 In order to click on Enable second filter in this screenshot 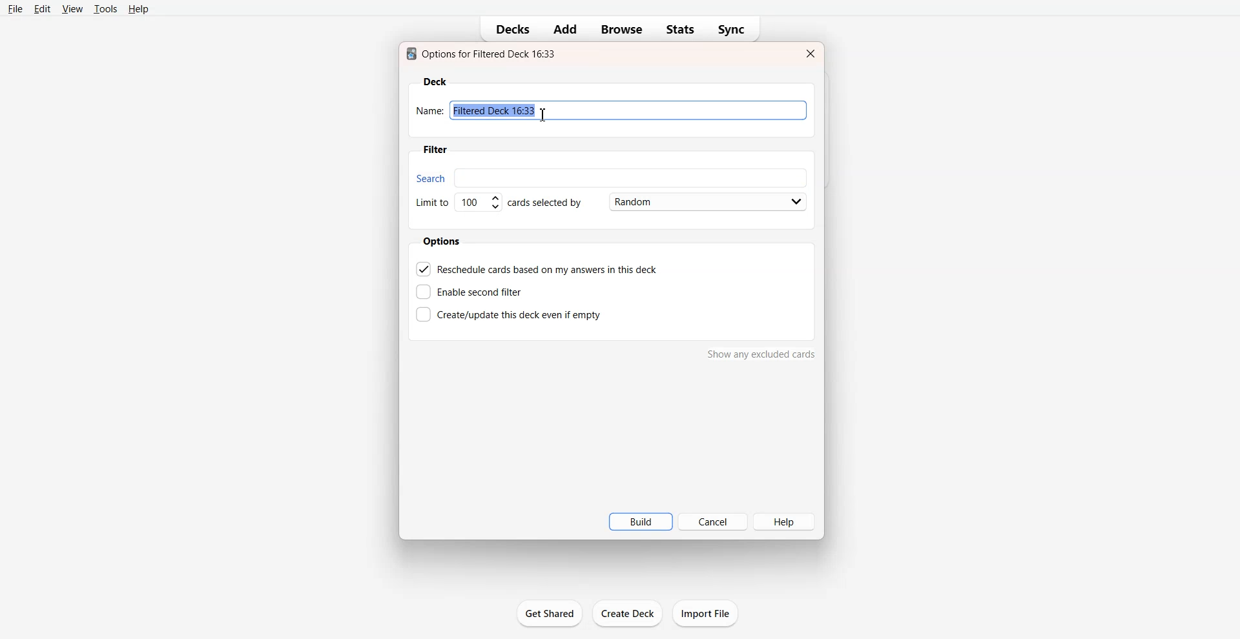, I will do `click(473, 292)`.